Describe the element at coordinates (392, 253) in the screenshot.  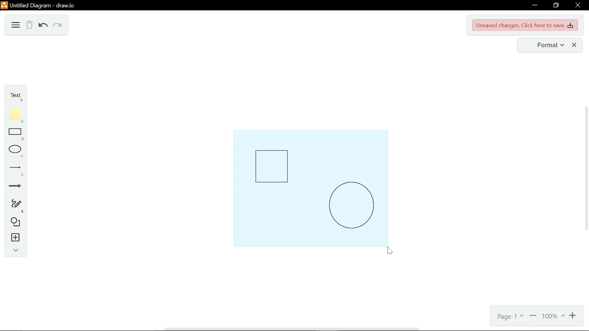
I see `Cursor` at that location.